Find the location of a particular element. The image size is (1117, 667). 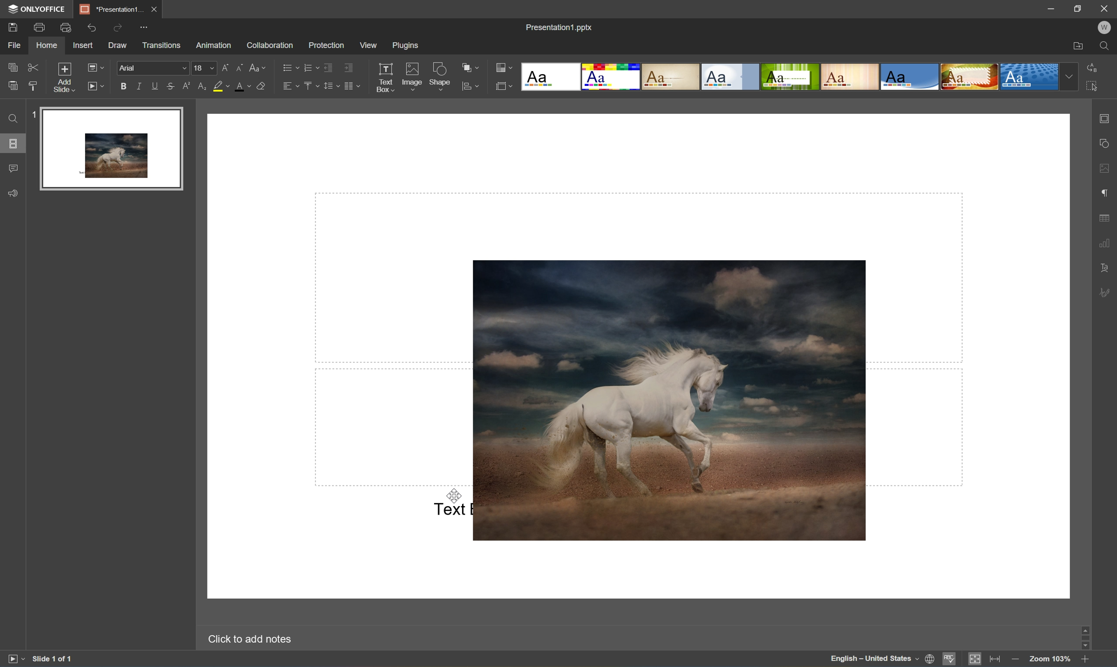

Safari is located at coordinates (970, 77).